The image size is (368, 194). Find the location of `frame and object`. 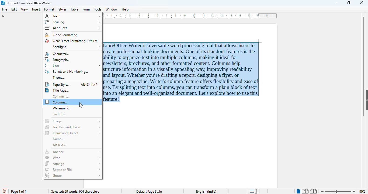

frame and object is located at coordinates (73, 133).